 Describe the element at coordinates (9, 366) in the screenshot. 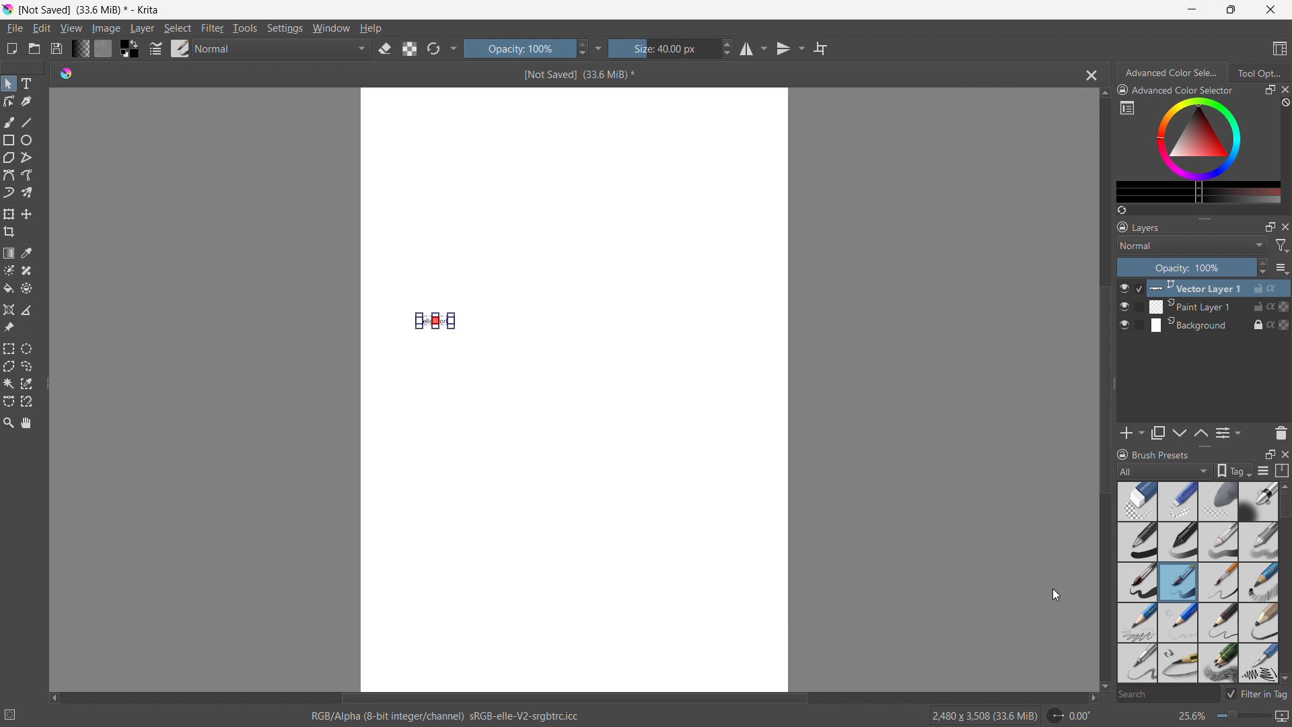

I see `polygonal selection tool` at that location.